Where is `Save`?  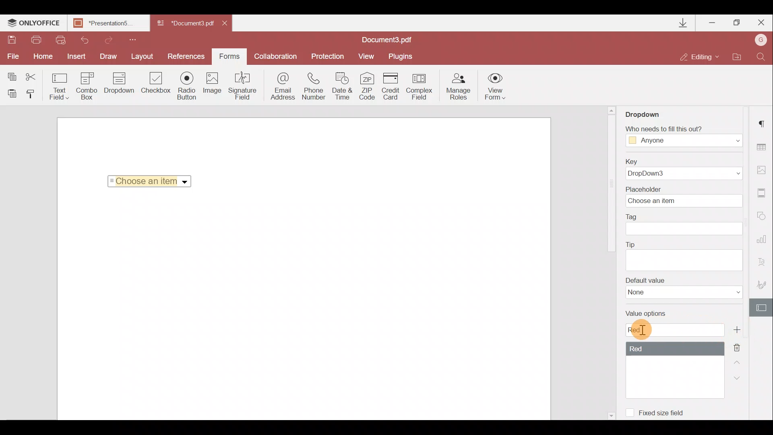
Save is located at coordinates (12, 40).